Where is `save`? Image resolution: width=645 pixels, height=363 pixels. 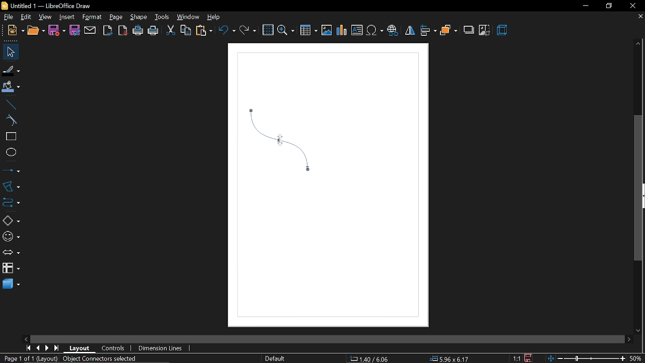
save is located at coordinates (530, 358).